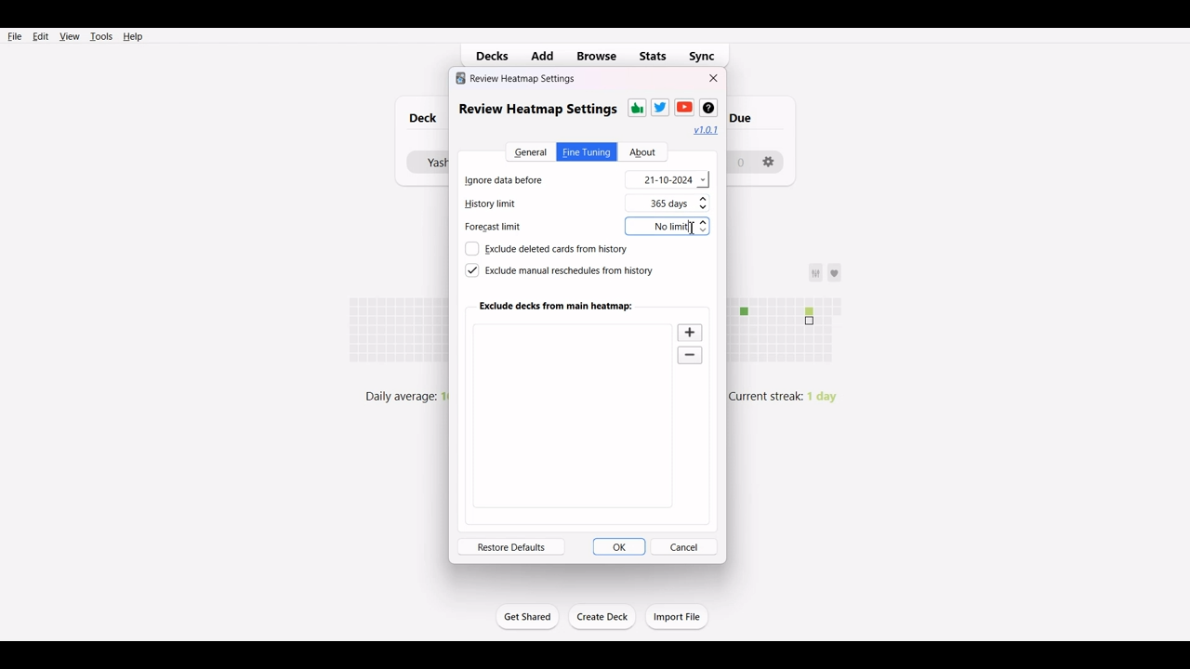  I want to click on OK, so click(619, 546).